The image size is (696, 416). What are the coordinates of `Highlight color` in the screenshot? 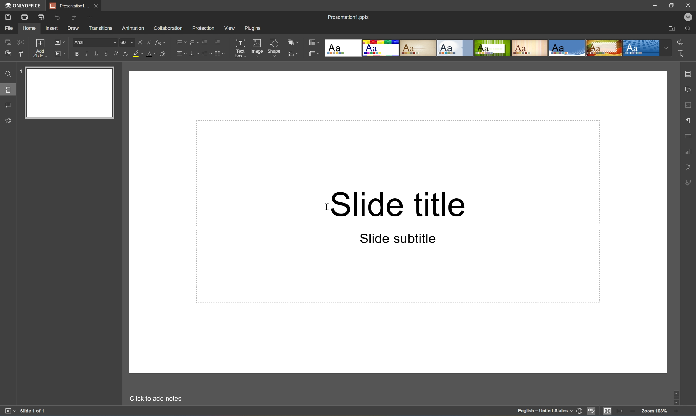 It's located at (139, 53).